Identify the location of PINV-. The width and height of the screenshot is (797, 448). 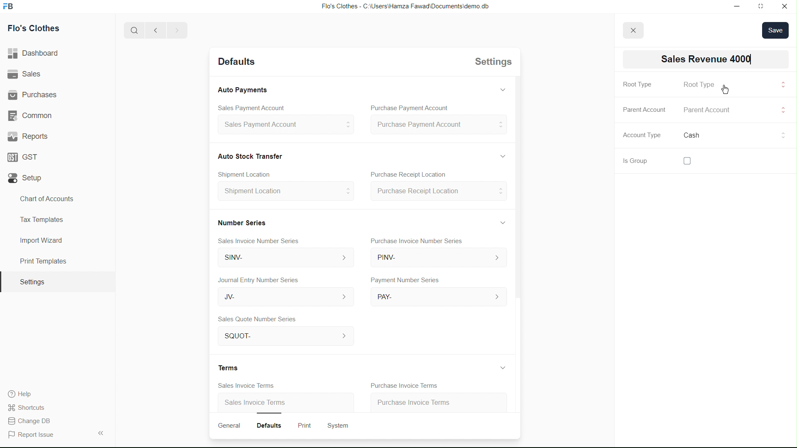
(437, 259).